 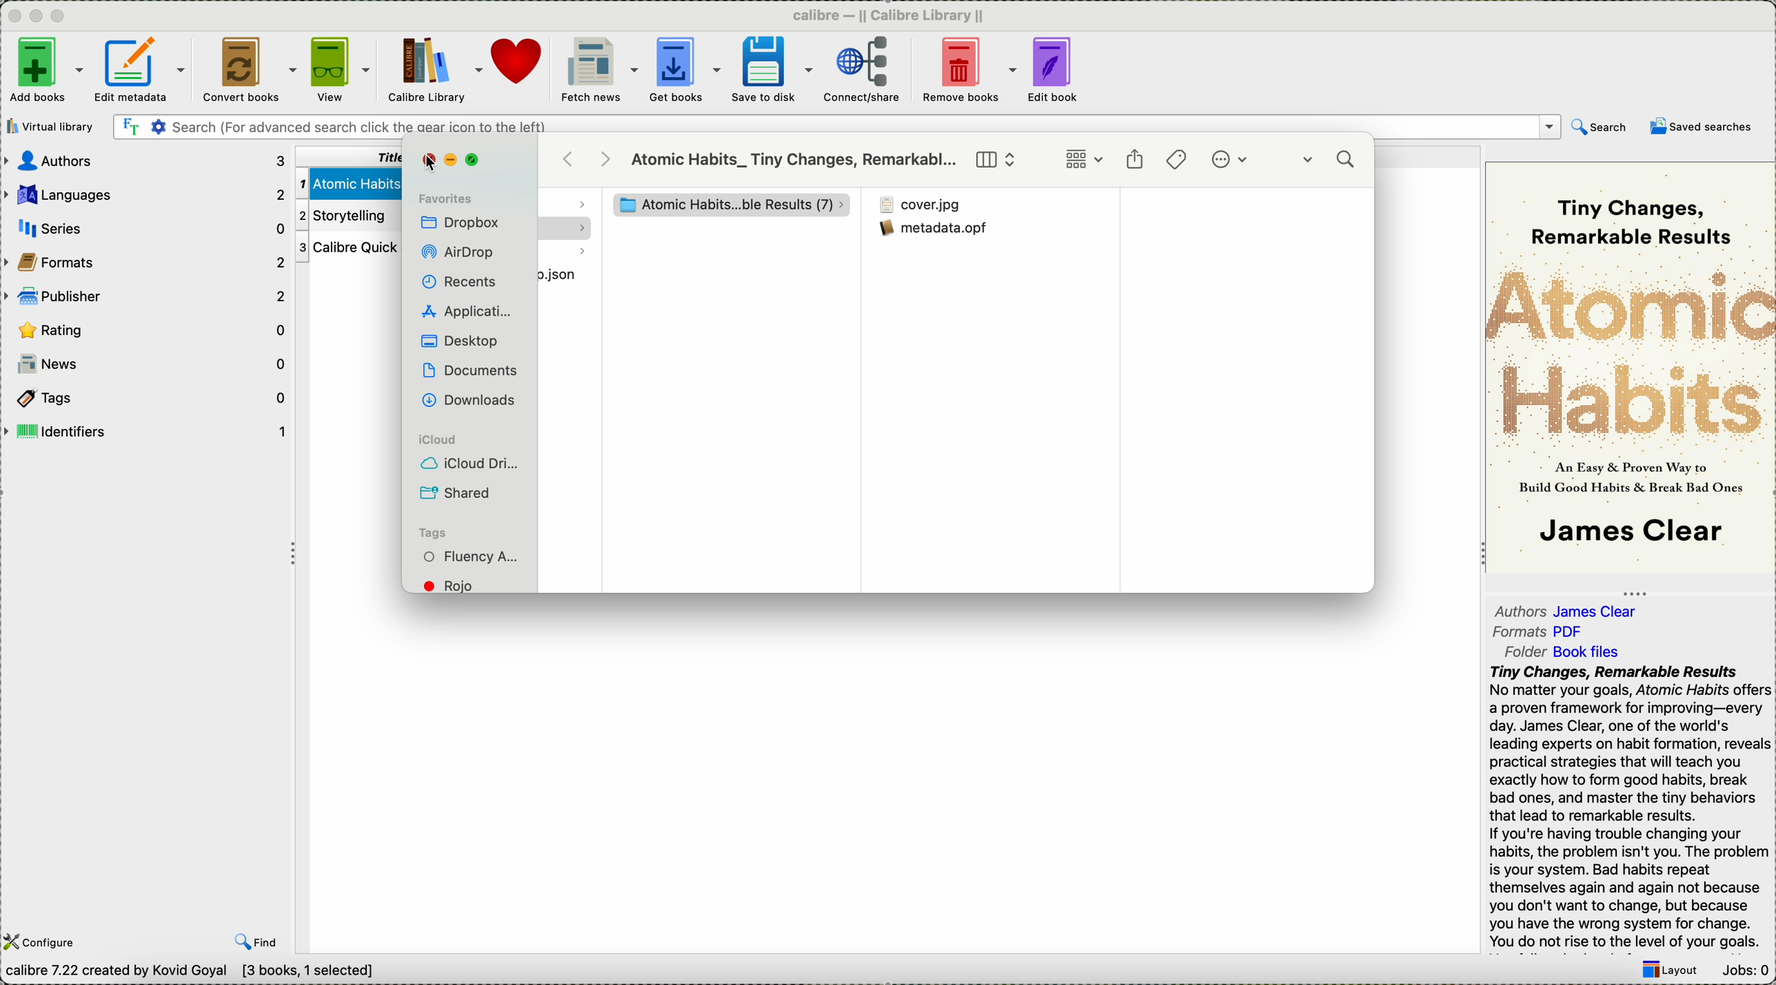 What do you see at coordinates (43, 942) in the screenshot?
I see `configure` at bounding box center [43, 942].